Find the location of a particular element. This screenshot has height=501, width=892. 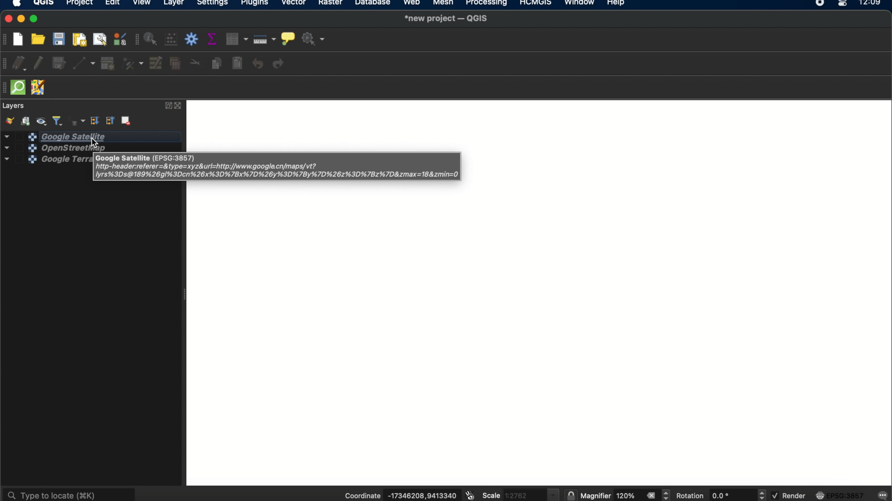

save project t is located at coordinates (59, 39).